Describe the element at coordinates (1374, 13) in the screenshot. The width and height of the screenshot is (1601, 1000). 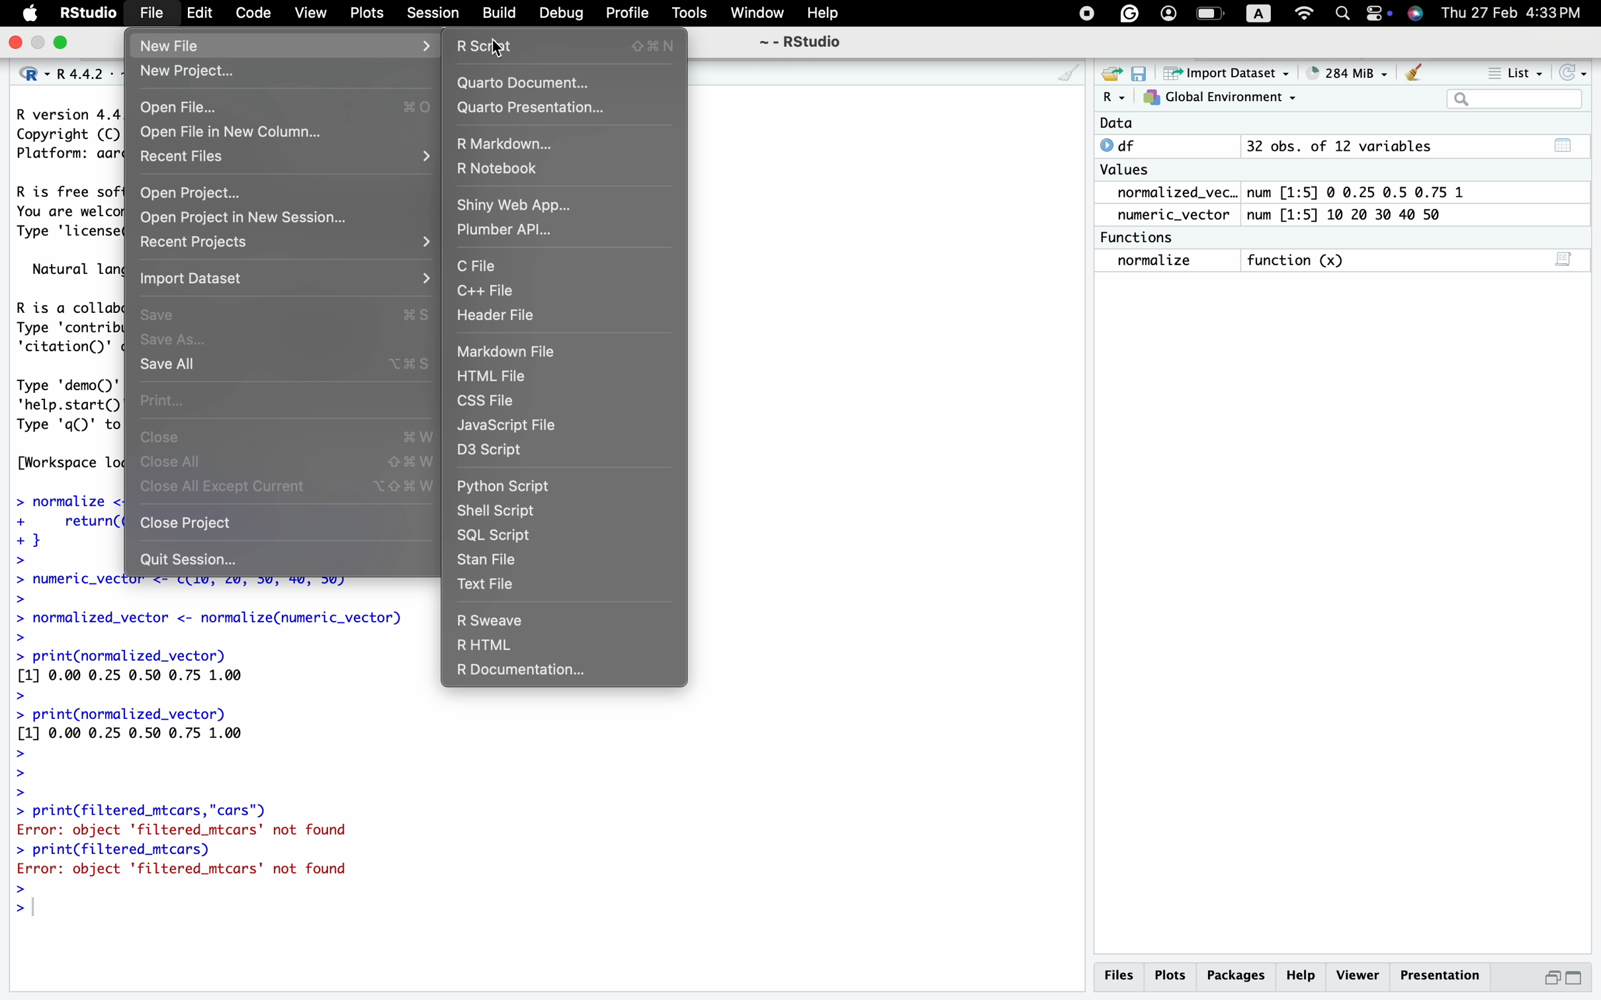
I see `battery` at that location.